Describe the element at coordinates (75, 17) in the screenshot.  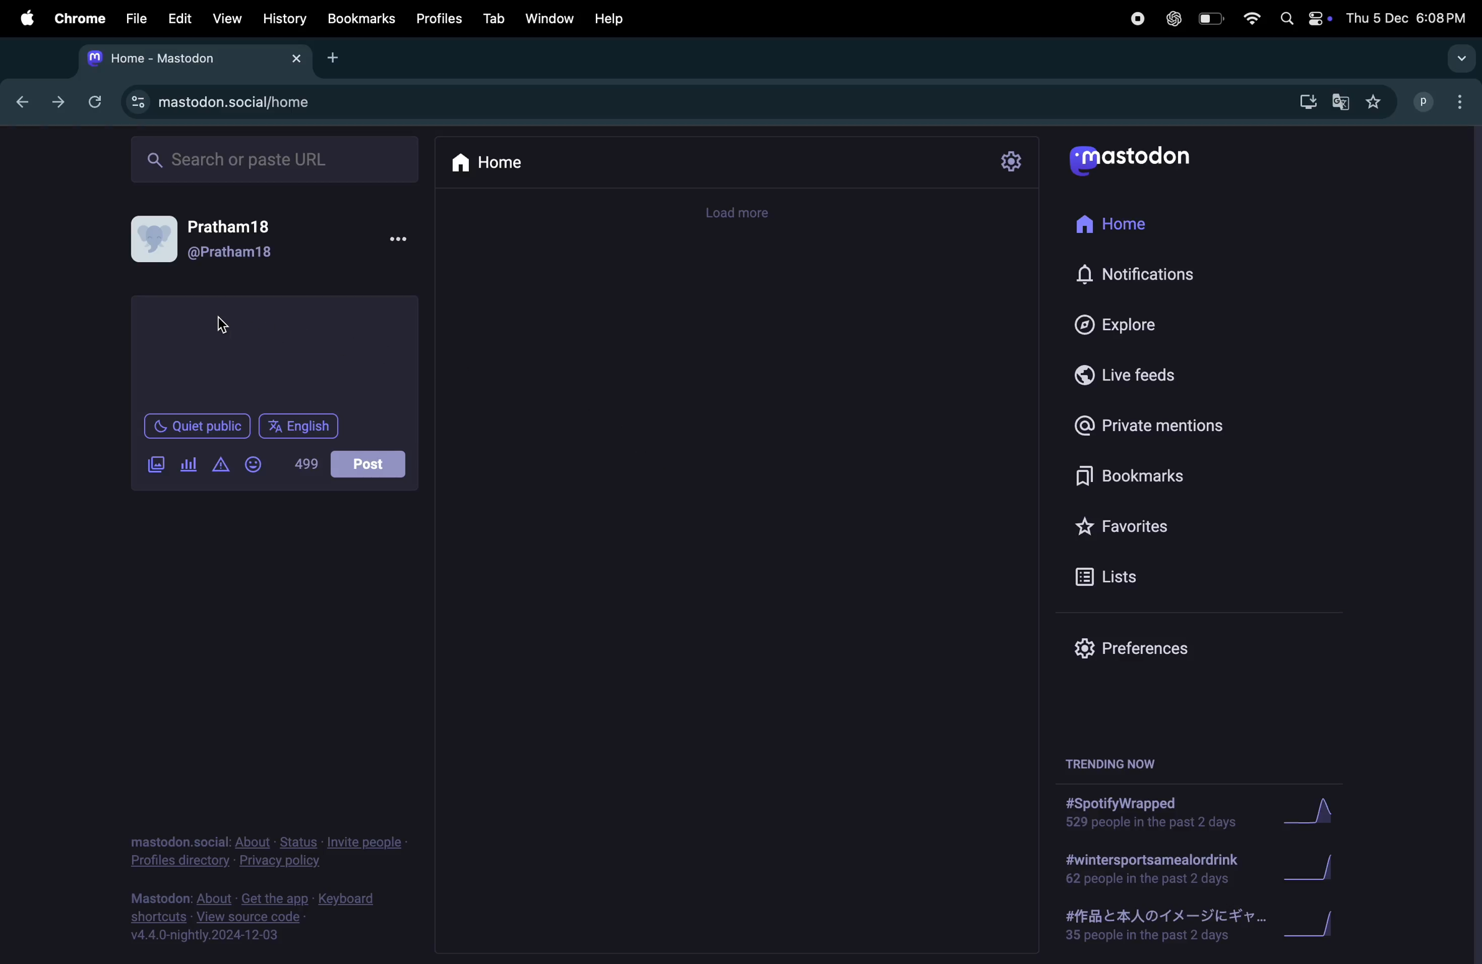
I see `chrome` at that location.